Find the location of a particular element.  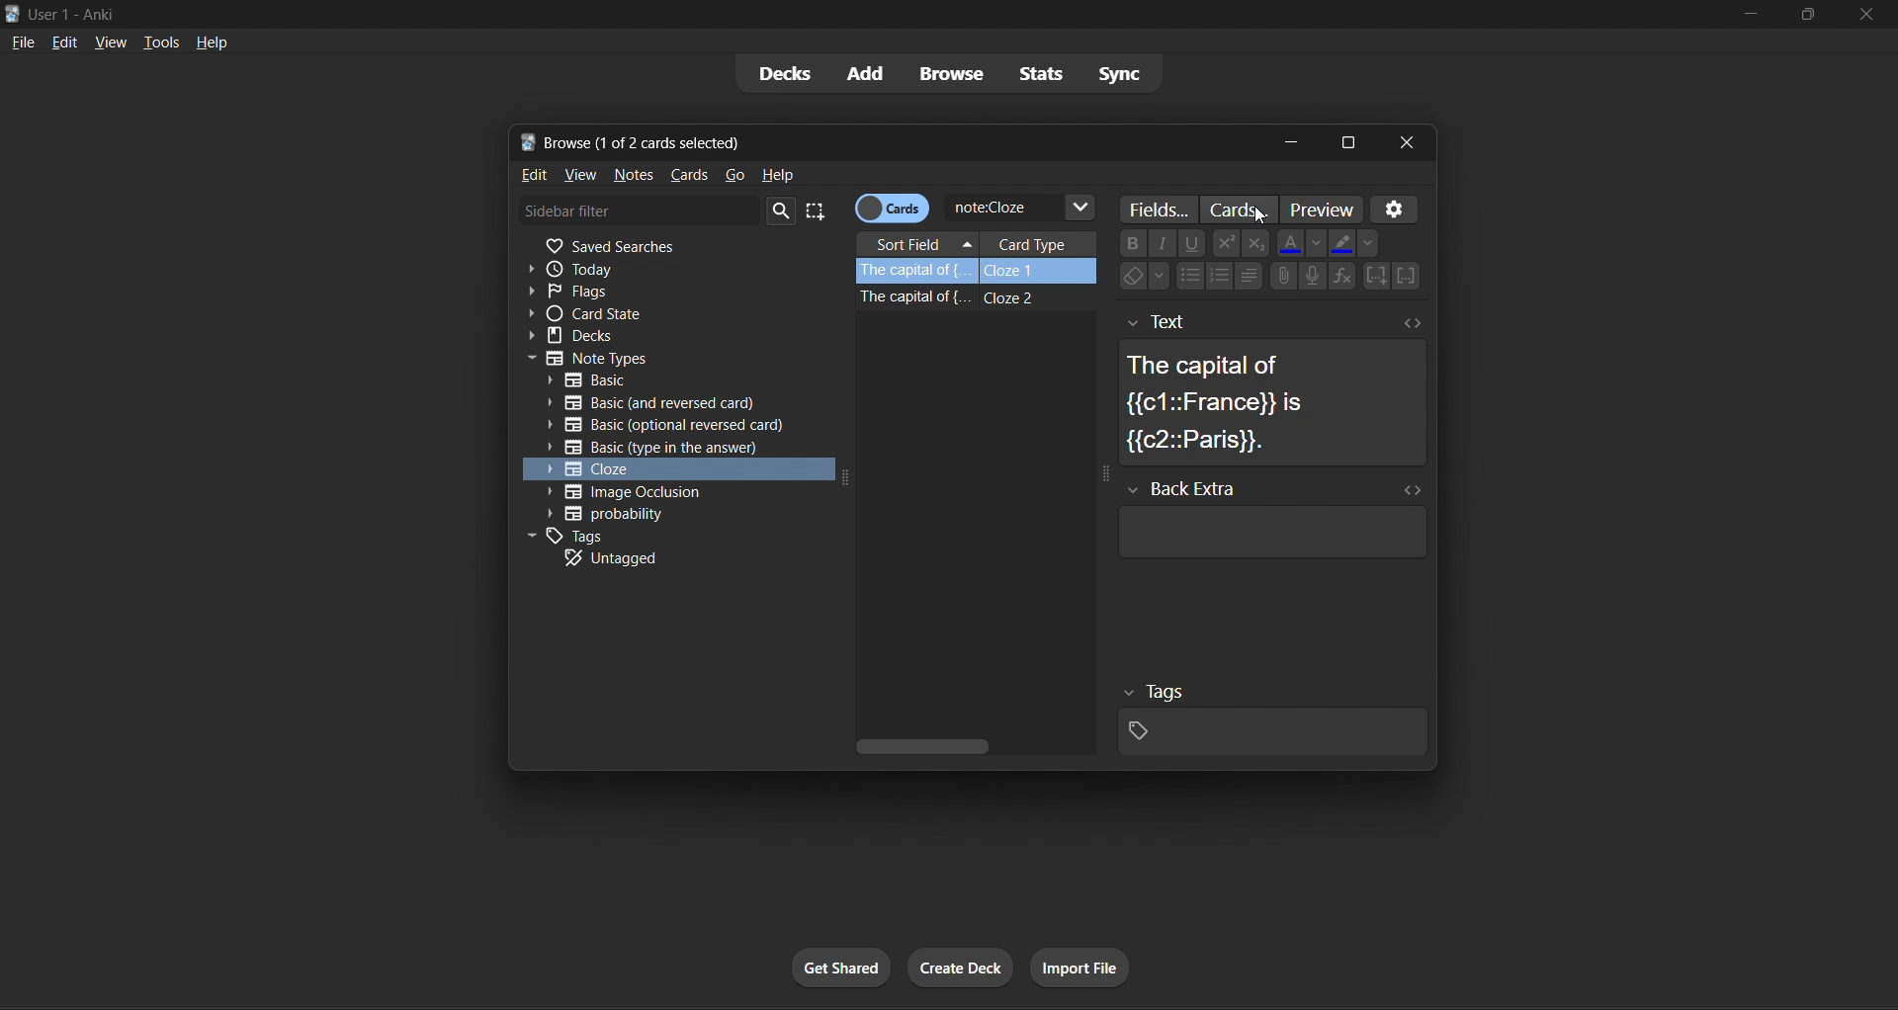

edit is located at coordinates (530, 176).